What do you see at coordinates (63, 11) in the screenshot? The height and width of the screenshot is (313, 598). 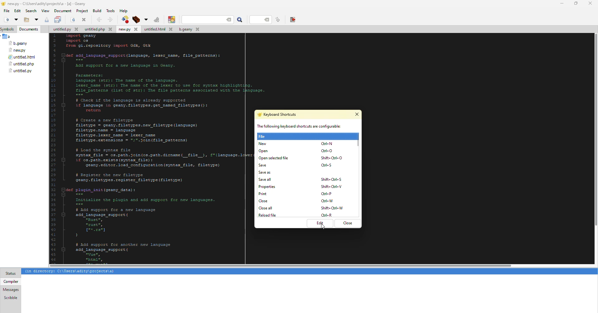 I see `document` at bounding box center [63, 11].